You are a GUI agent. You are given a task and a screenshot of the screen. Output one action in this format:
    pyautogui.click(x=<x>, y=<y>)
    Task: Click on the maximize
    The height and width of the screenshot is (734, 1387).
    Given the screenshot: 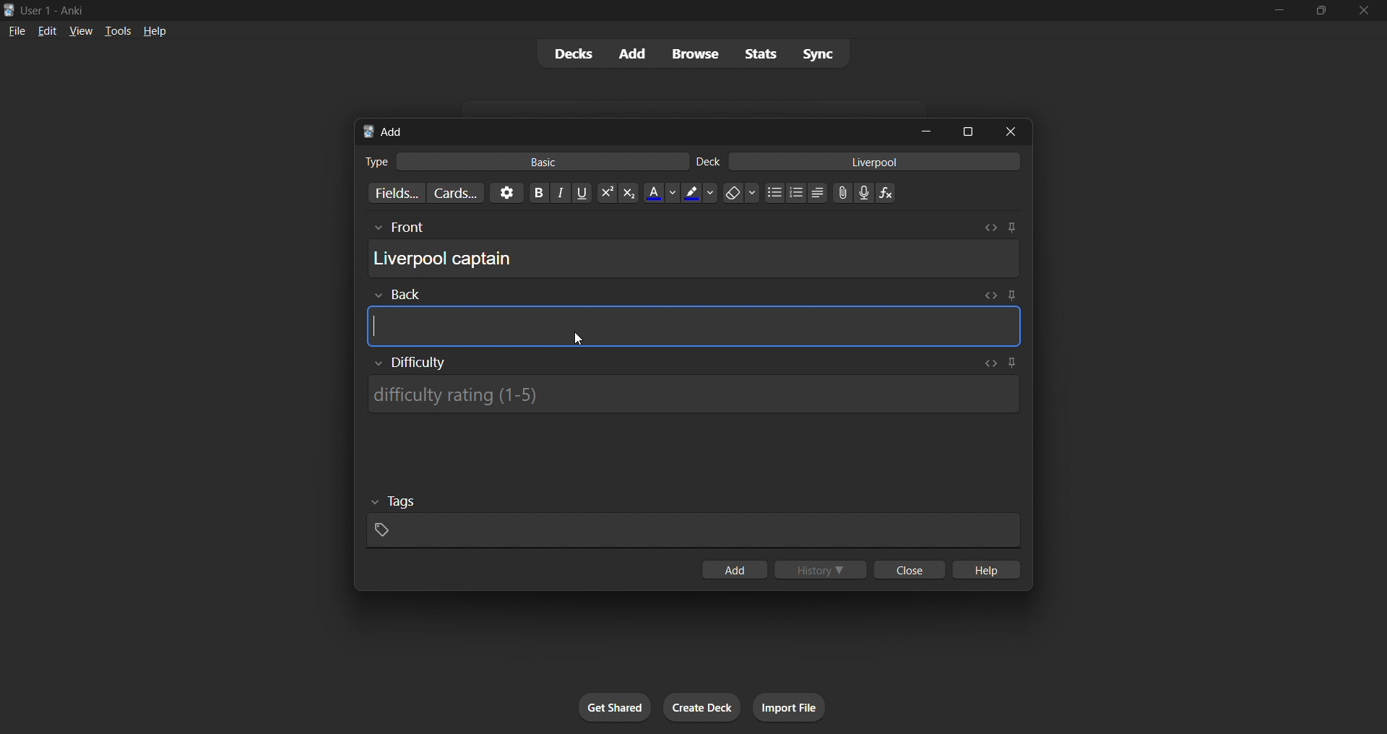 What is the action you would take?
    pyautogui.click(x=967, y=131)
    